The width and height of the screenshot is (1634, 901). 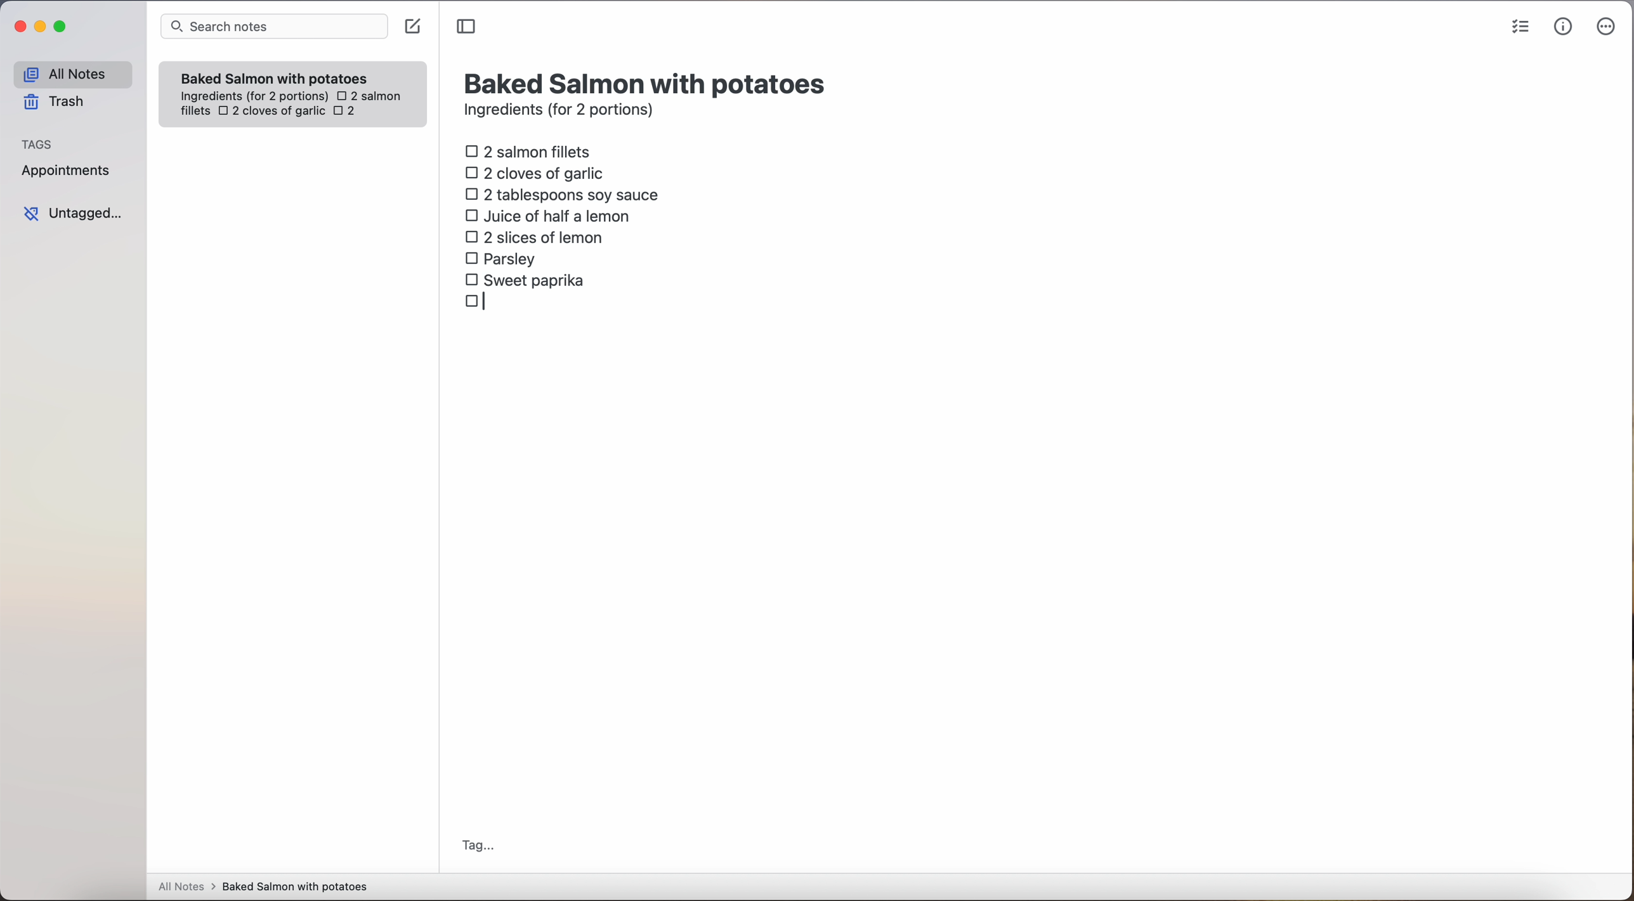 What do you see at coordinates (412, 27) in the screenshot?
I see `create note` at bounding box center [412, 27].